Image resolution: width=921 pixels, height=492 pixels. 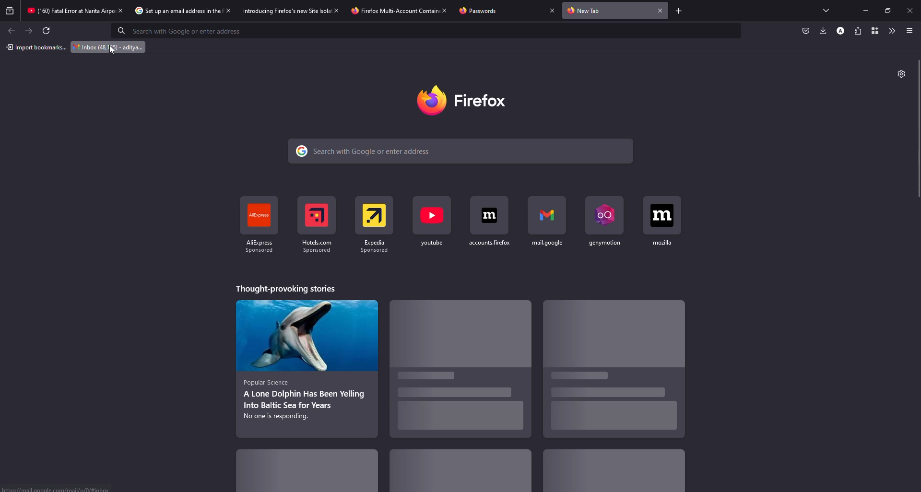 I want to click on close, so click(x=337, y=10).